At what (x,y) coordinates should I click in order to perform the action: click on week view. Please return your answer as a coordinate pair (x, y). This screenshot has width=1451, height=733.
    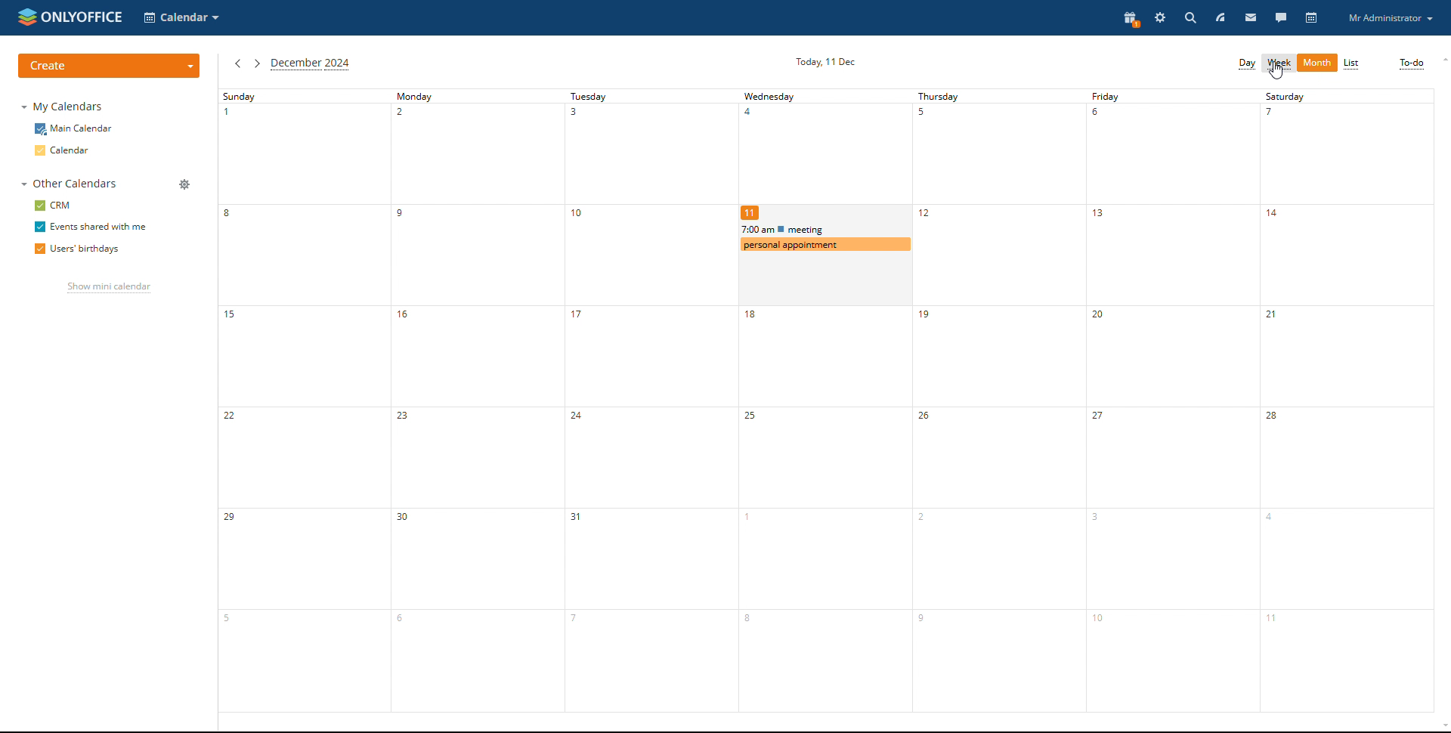
    Looking at the image, I should click on (1280, 63).